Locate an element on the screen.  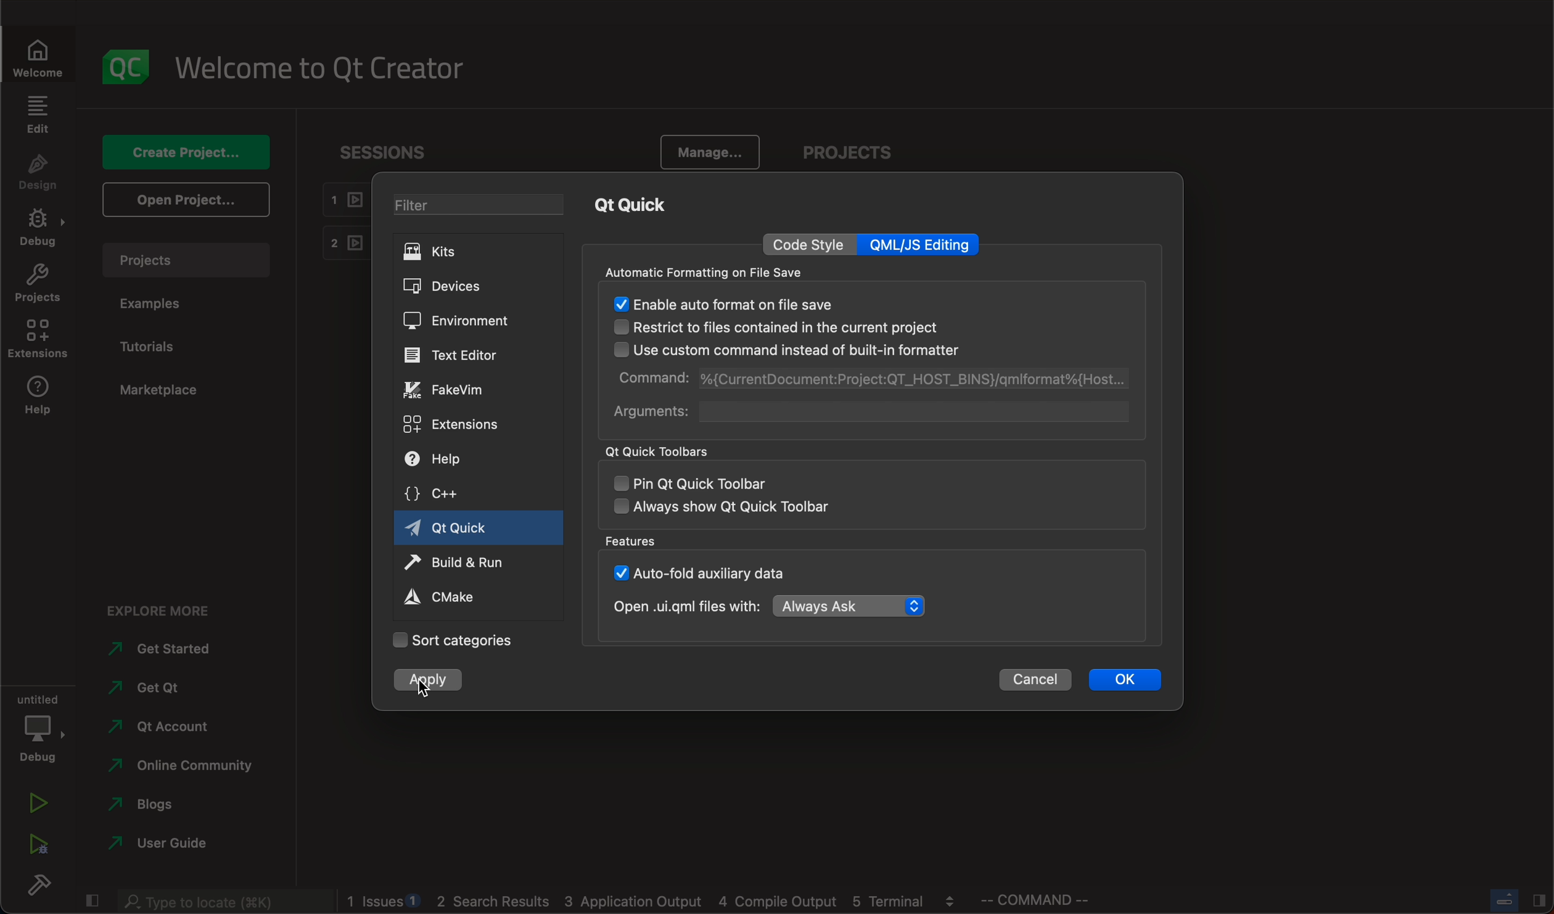
debug is located at coordinates (39, 725).